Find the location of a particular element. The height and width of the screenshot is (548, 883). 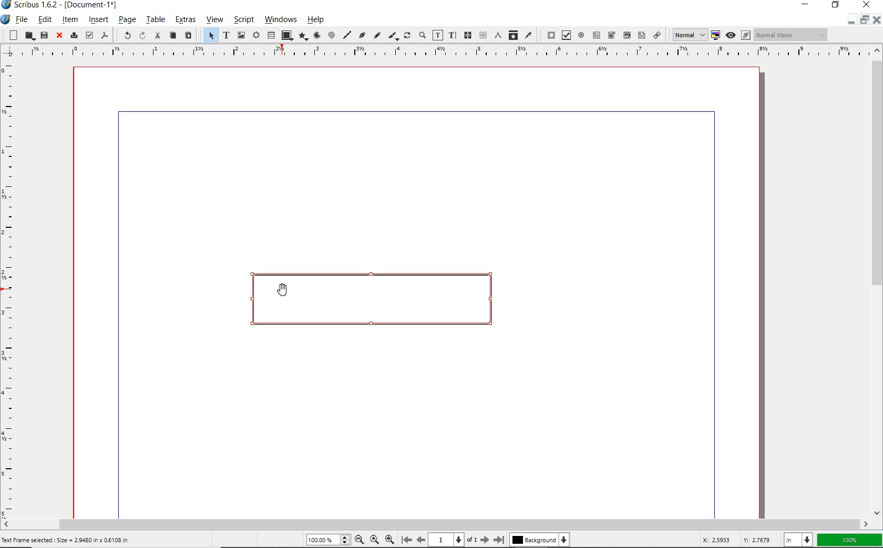

windows is located at coordinates (281, 20).